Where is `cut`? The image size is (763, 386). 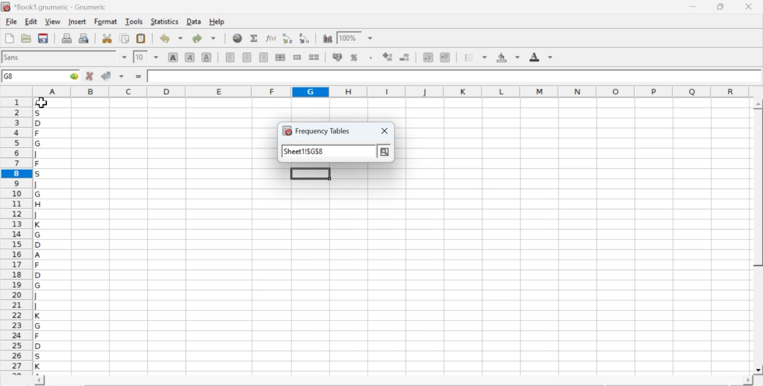
cut is located at coordinates (107, 38).